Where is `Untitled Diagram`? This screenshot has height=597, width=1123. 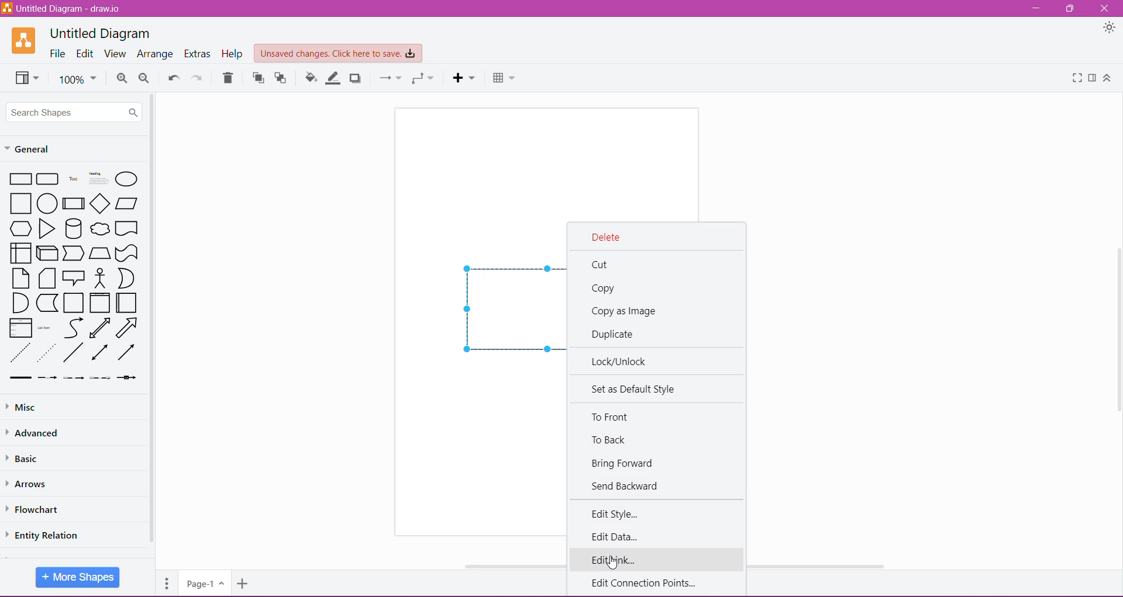
Untitled Diagram is located at coordinates (102, 34).